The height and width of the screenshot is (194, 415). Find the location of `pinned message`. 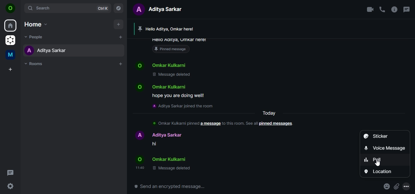

pinned message is located at coordinates (180, 45).